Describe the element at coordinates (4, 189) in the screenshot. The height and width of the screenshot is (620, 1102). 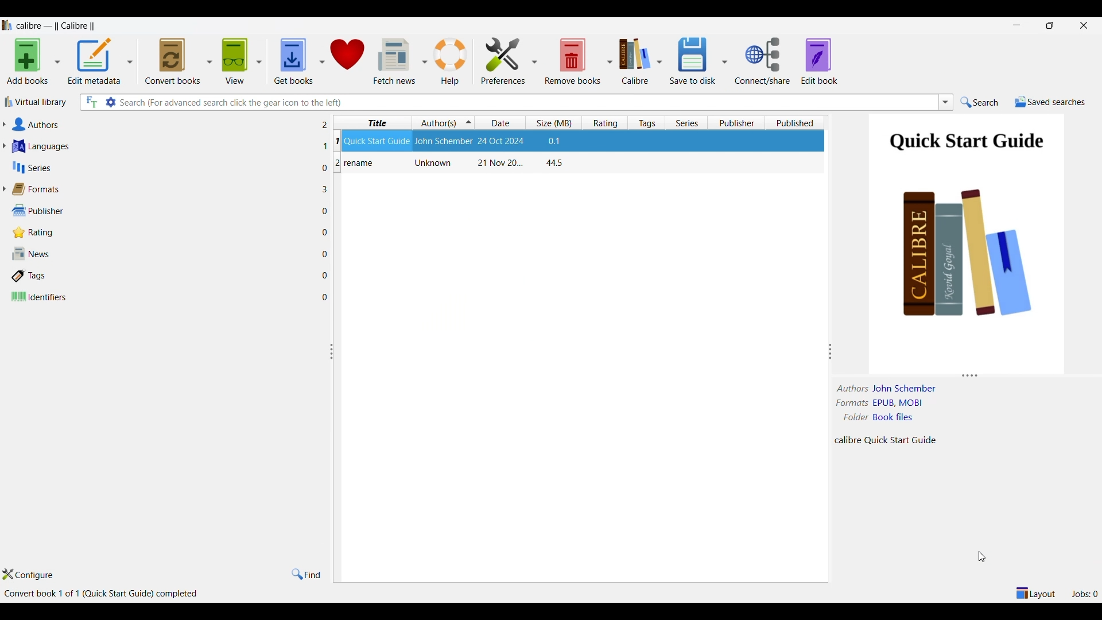
I see `Expand formats` at that location.